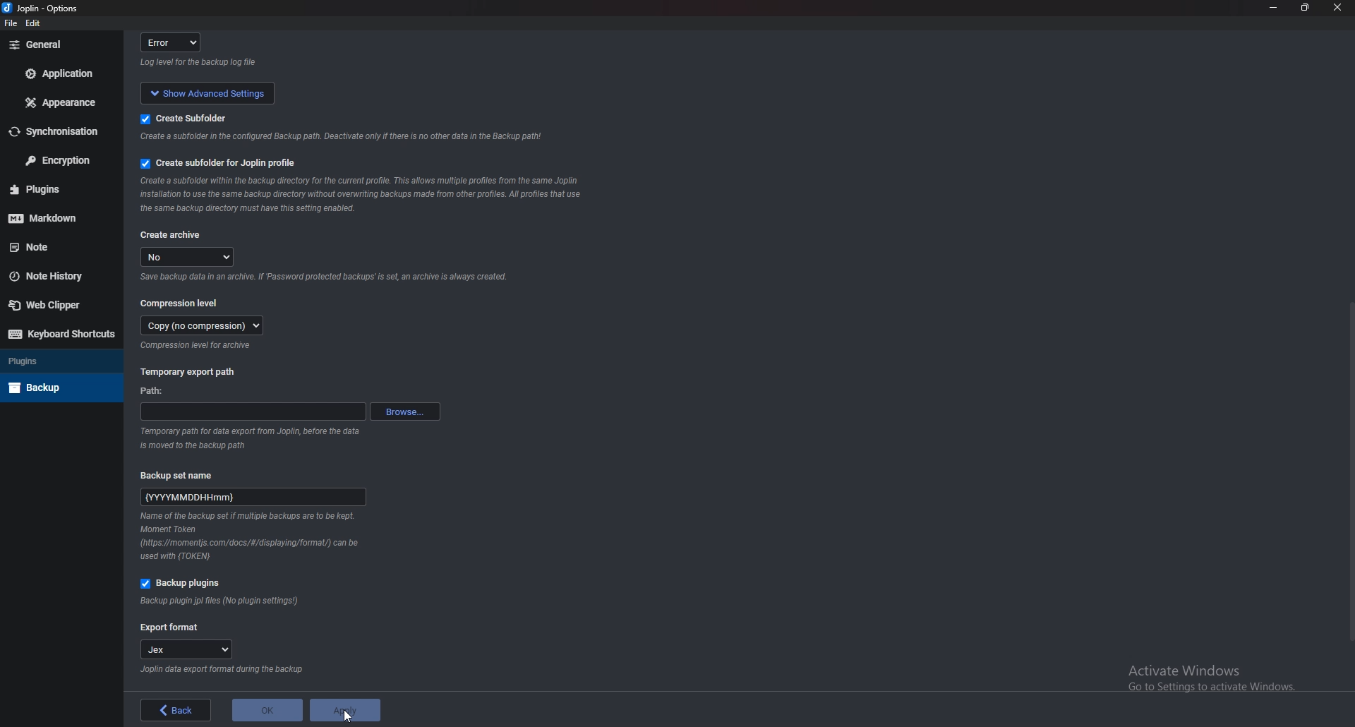 The width and height of the screenshot is (1355, 727). What do you see at coordinates (1219, 675) in the screenshot?
I see `activate windows` at bounding box center [1219, 675].